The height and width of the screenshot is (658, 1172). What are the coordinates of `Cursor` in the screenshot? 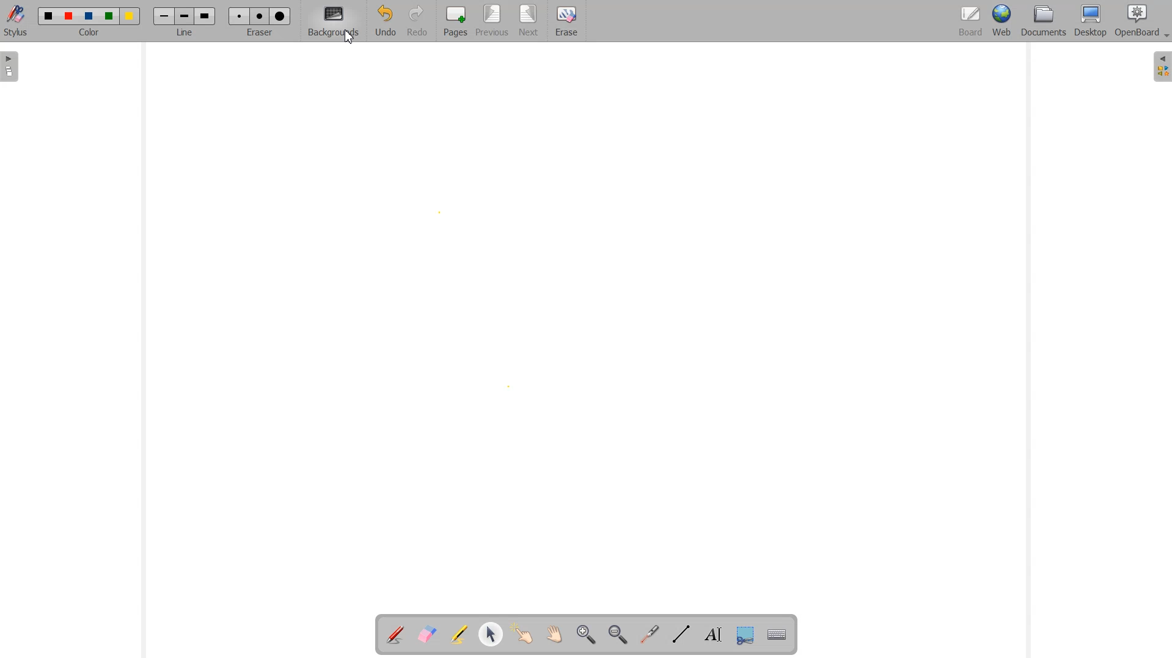 It's located at (350, 40).